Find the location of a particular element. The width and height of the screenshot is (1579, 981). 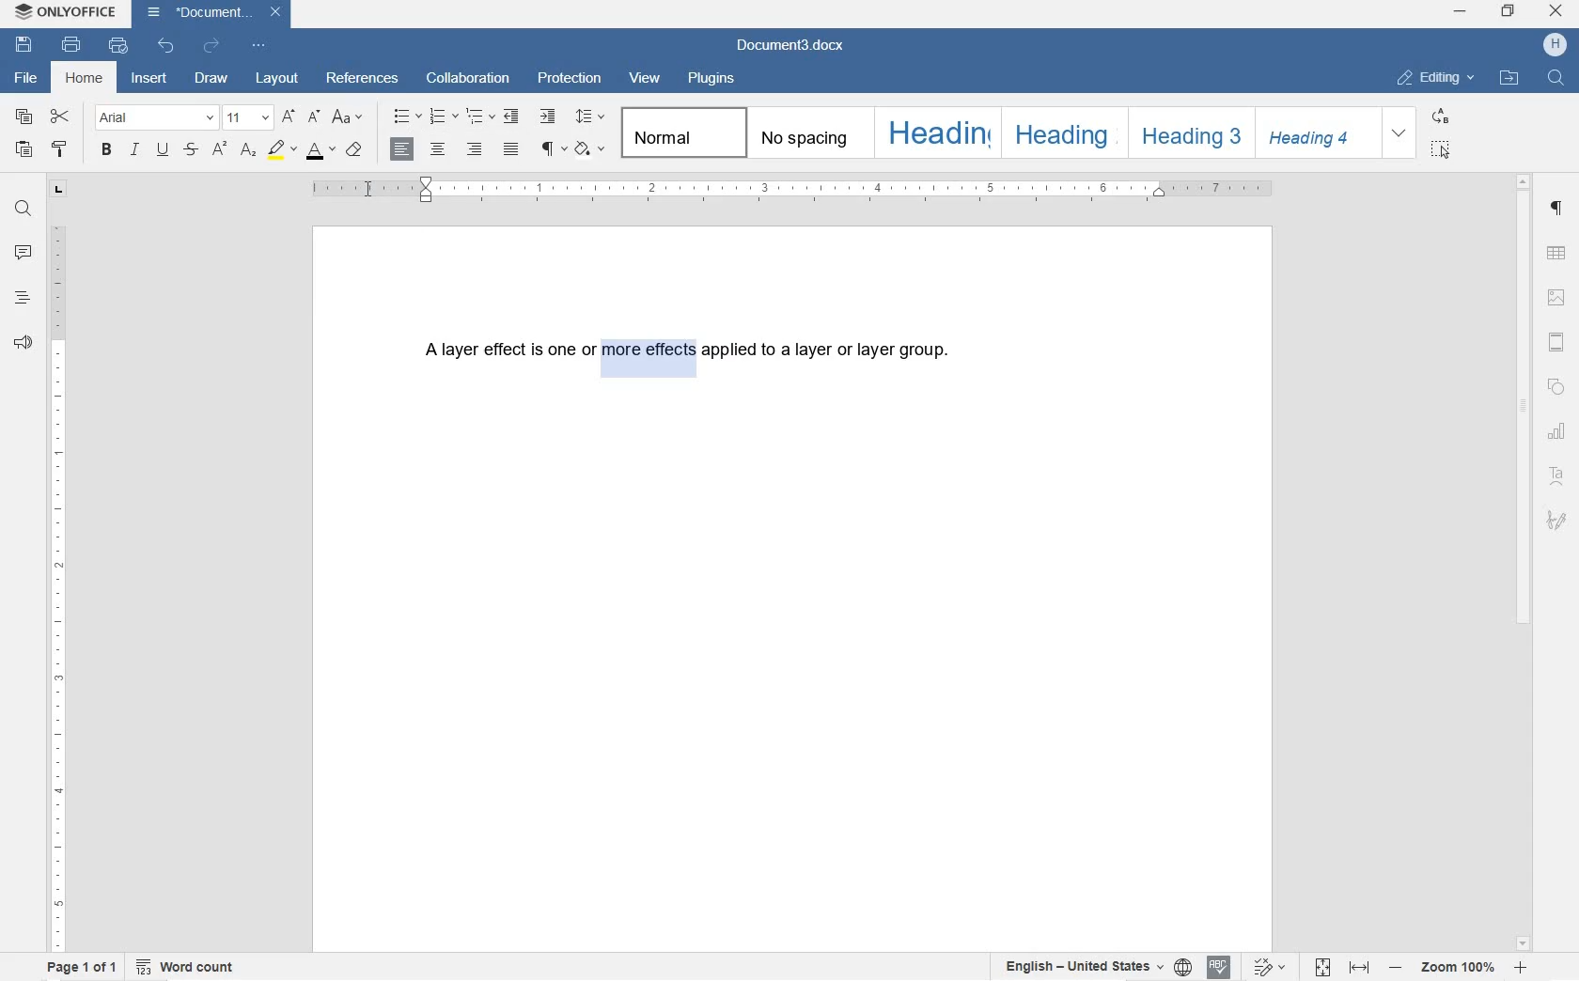

FEEDBACK & SUPPORT is located at coordinates (22, 344).